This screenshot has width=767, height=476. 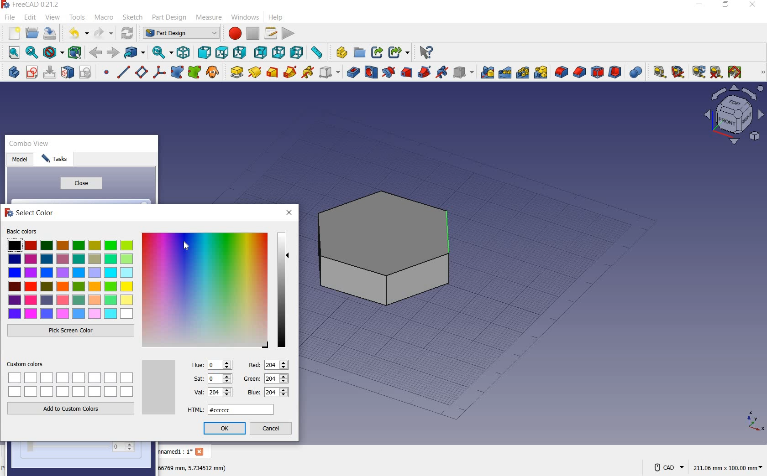 What do you see at coordinates (352, 72) in the screenshot?
I see `pocket` at bounding box center [352, 72].